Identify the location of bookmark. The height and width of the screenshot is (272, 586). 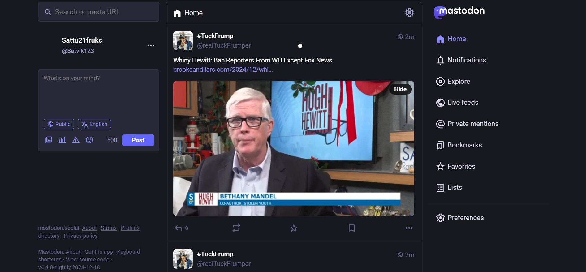
(351, 228).